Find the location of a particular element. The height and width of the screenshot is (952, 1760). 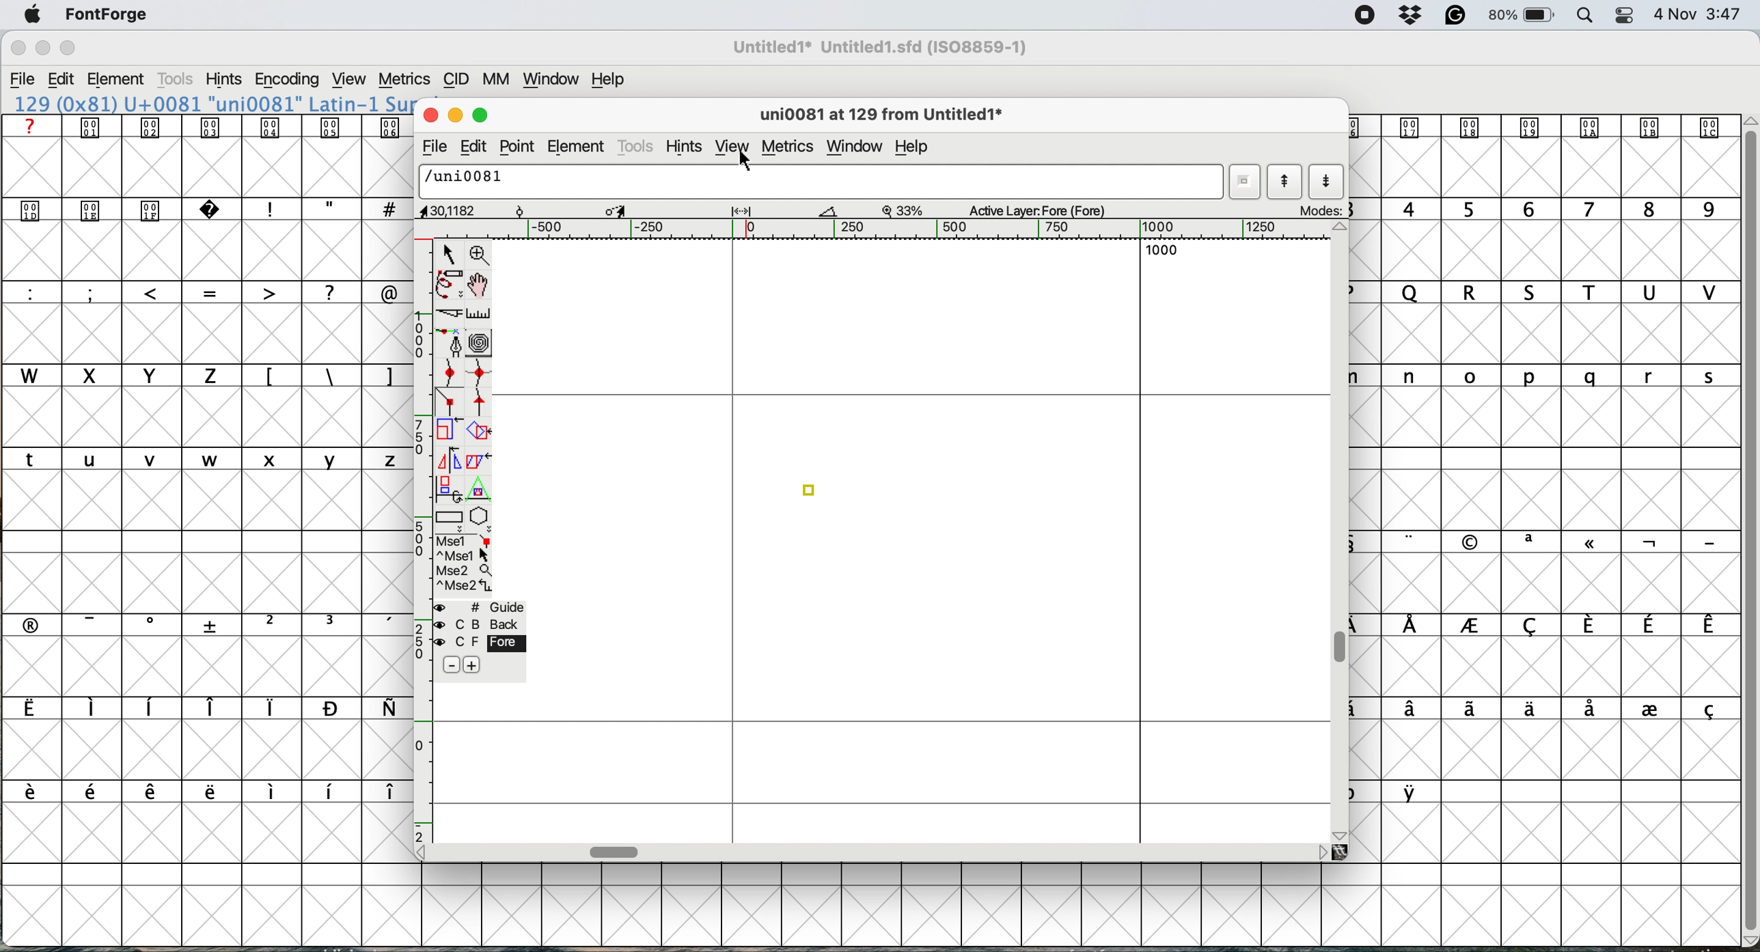

Apple menu is located at coordinates (32, 16).